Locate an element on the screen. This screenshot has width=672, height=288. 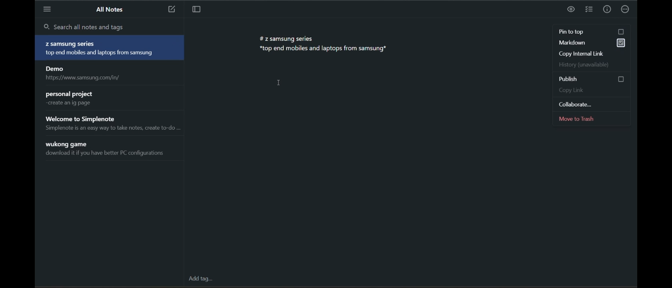
history (unavailable) is located at coordinates (590, 65).